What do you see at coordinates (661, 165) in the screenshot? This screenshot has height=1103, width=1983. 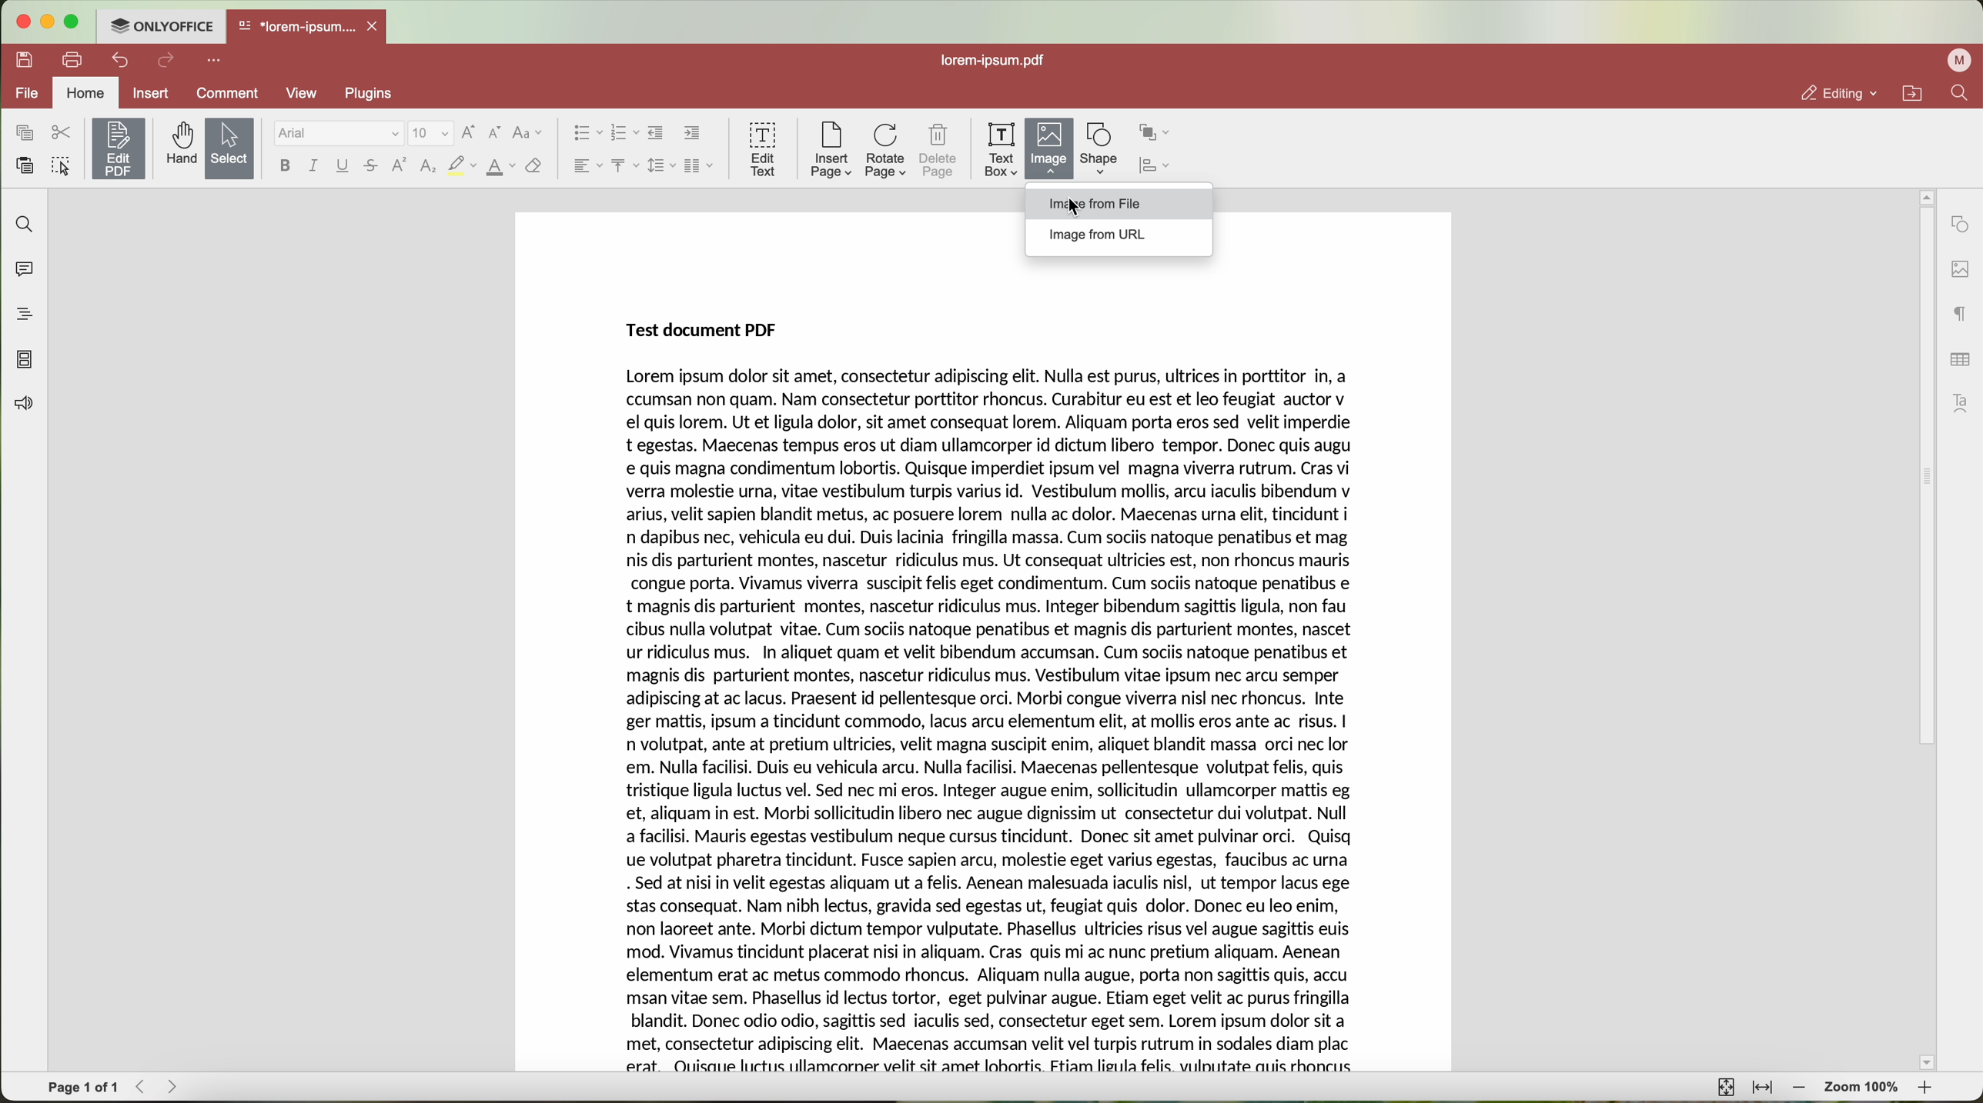 I see `line spacing` at bounding box center [661, 165].